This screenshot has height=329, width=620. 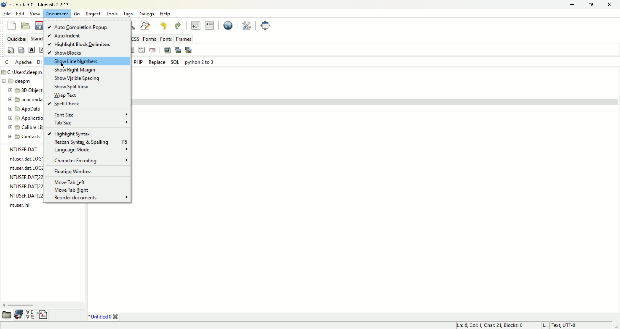 What do you see at coordinates (18, 39) in the screenshot?
I see `quickbar` at bounding box center [18, 39].